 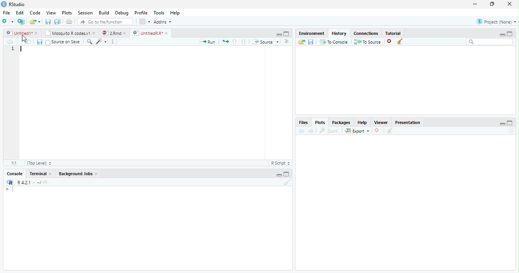 I want to click on close, so click(x=167, y=33).